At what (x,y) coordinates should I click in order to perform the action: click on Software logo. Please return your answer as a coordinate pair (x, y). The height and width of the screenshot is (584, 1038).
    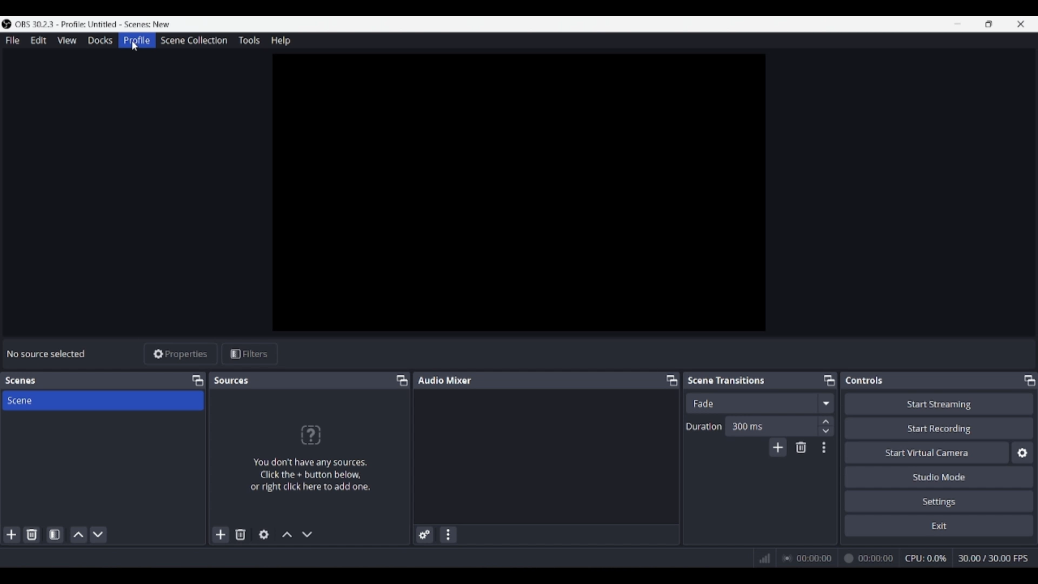
    Looking at the image, I should click on (6, 24).